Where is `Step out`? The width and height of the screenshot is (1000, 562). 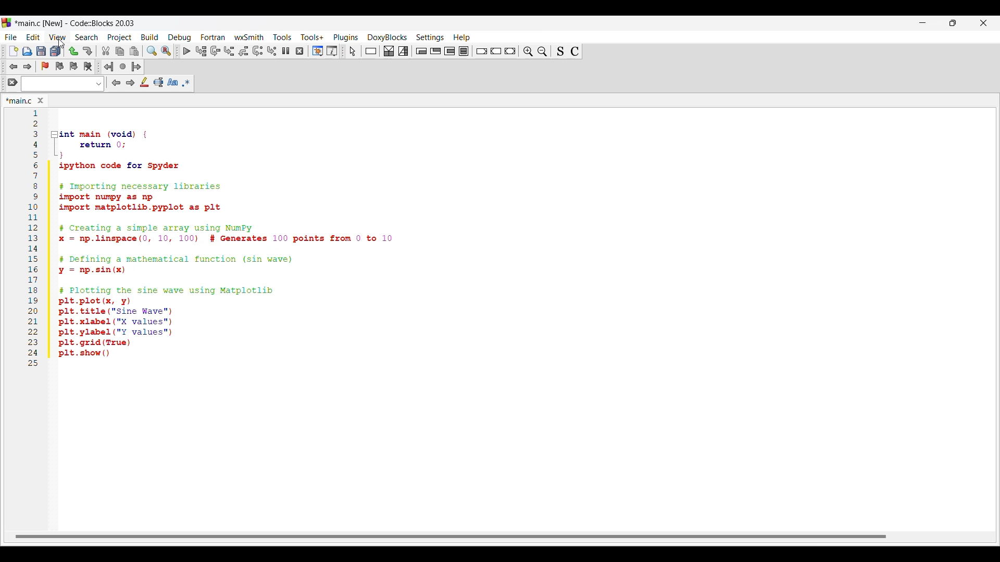 Step out is located at coordinates (243, 51).